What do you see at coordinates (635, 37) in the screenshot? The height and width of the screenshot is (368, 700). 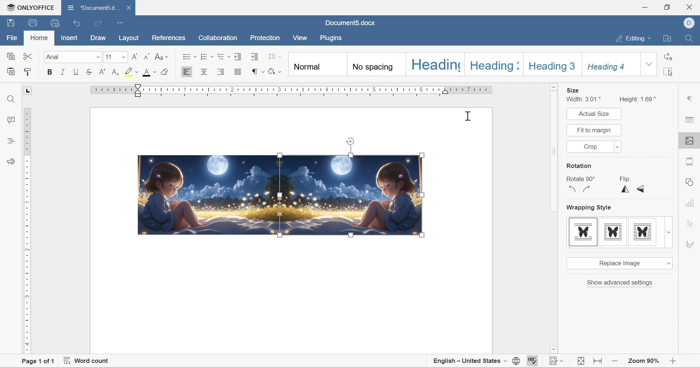 I see `editing` at bounding box center [635, 37].